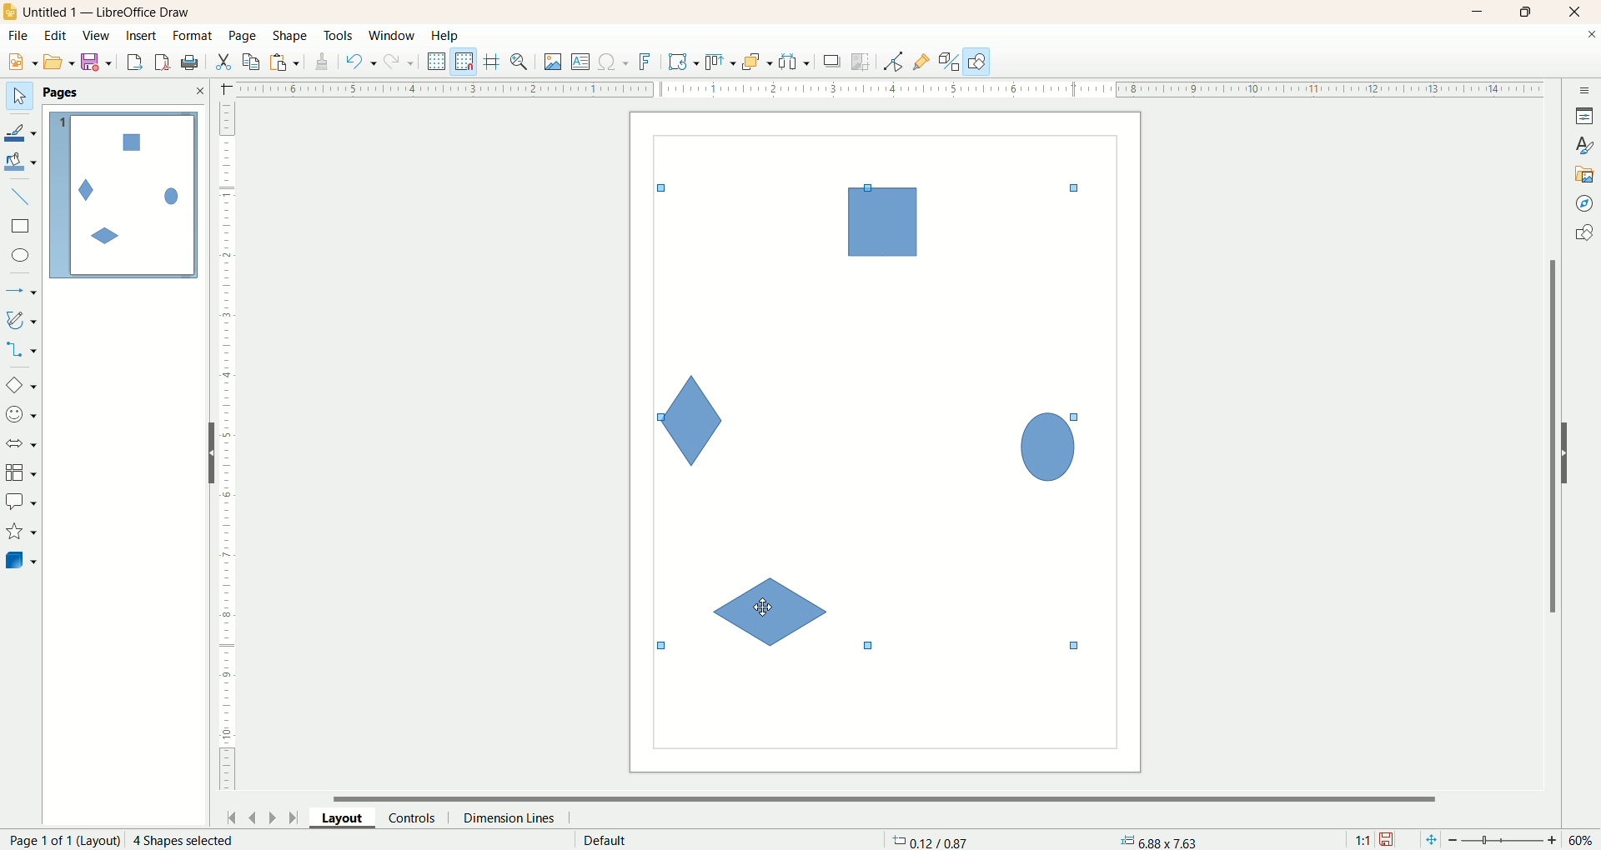 Image resolution: width=1601 pixels, height=850 pixels. What do you see at coordinates (895, 797) in the screenshot?
I see `horizontal scroll bar` at bounding box center [895, 797].